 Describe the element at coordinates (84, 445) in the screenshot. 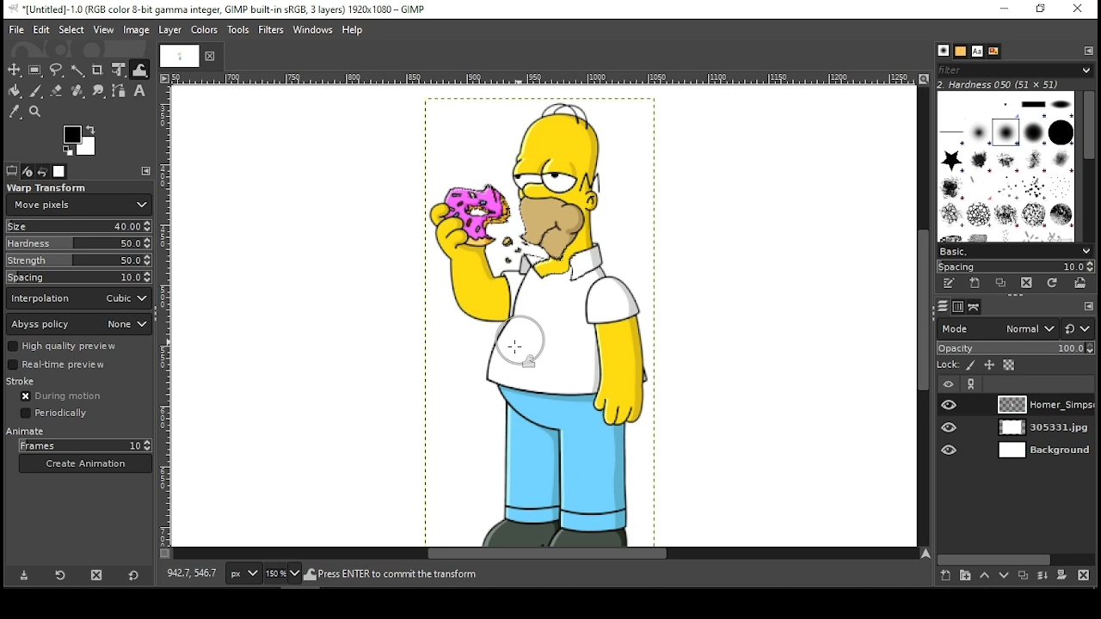

I see `frames` at that location.